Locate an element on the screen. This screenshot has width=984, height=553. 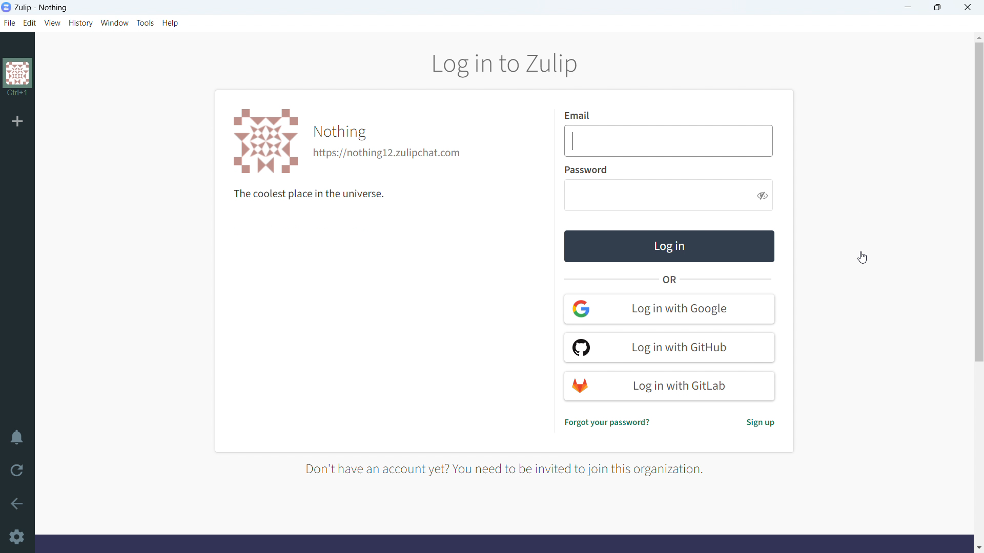
tools is located at coordinates (146, 23).